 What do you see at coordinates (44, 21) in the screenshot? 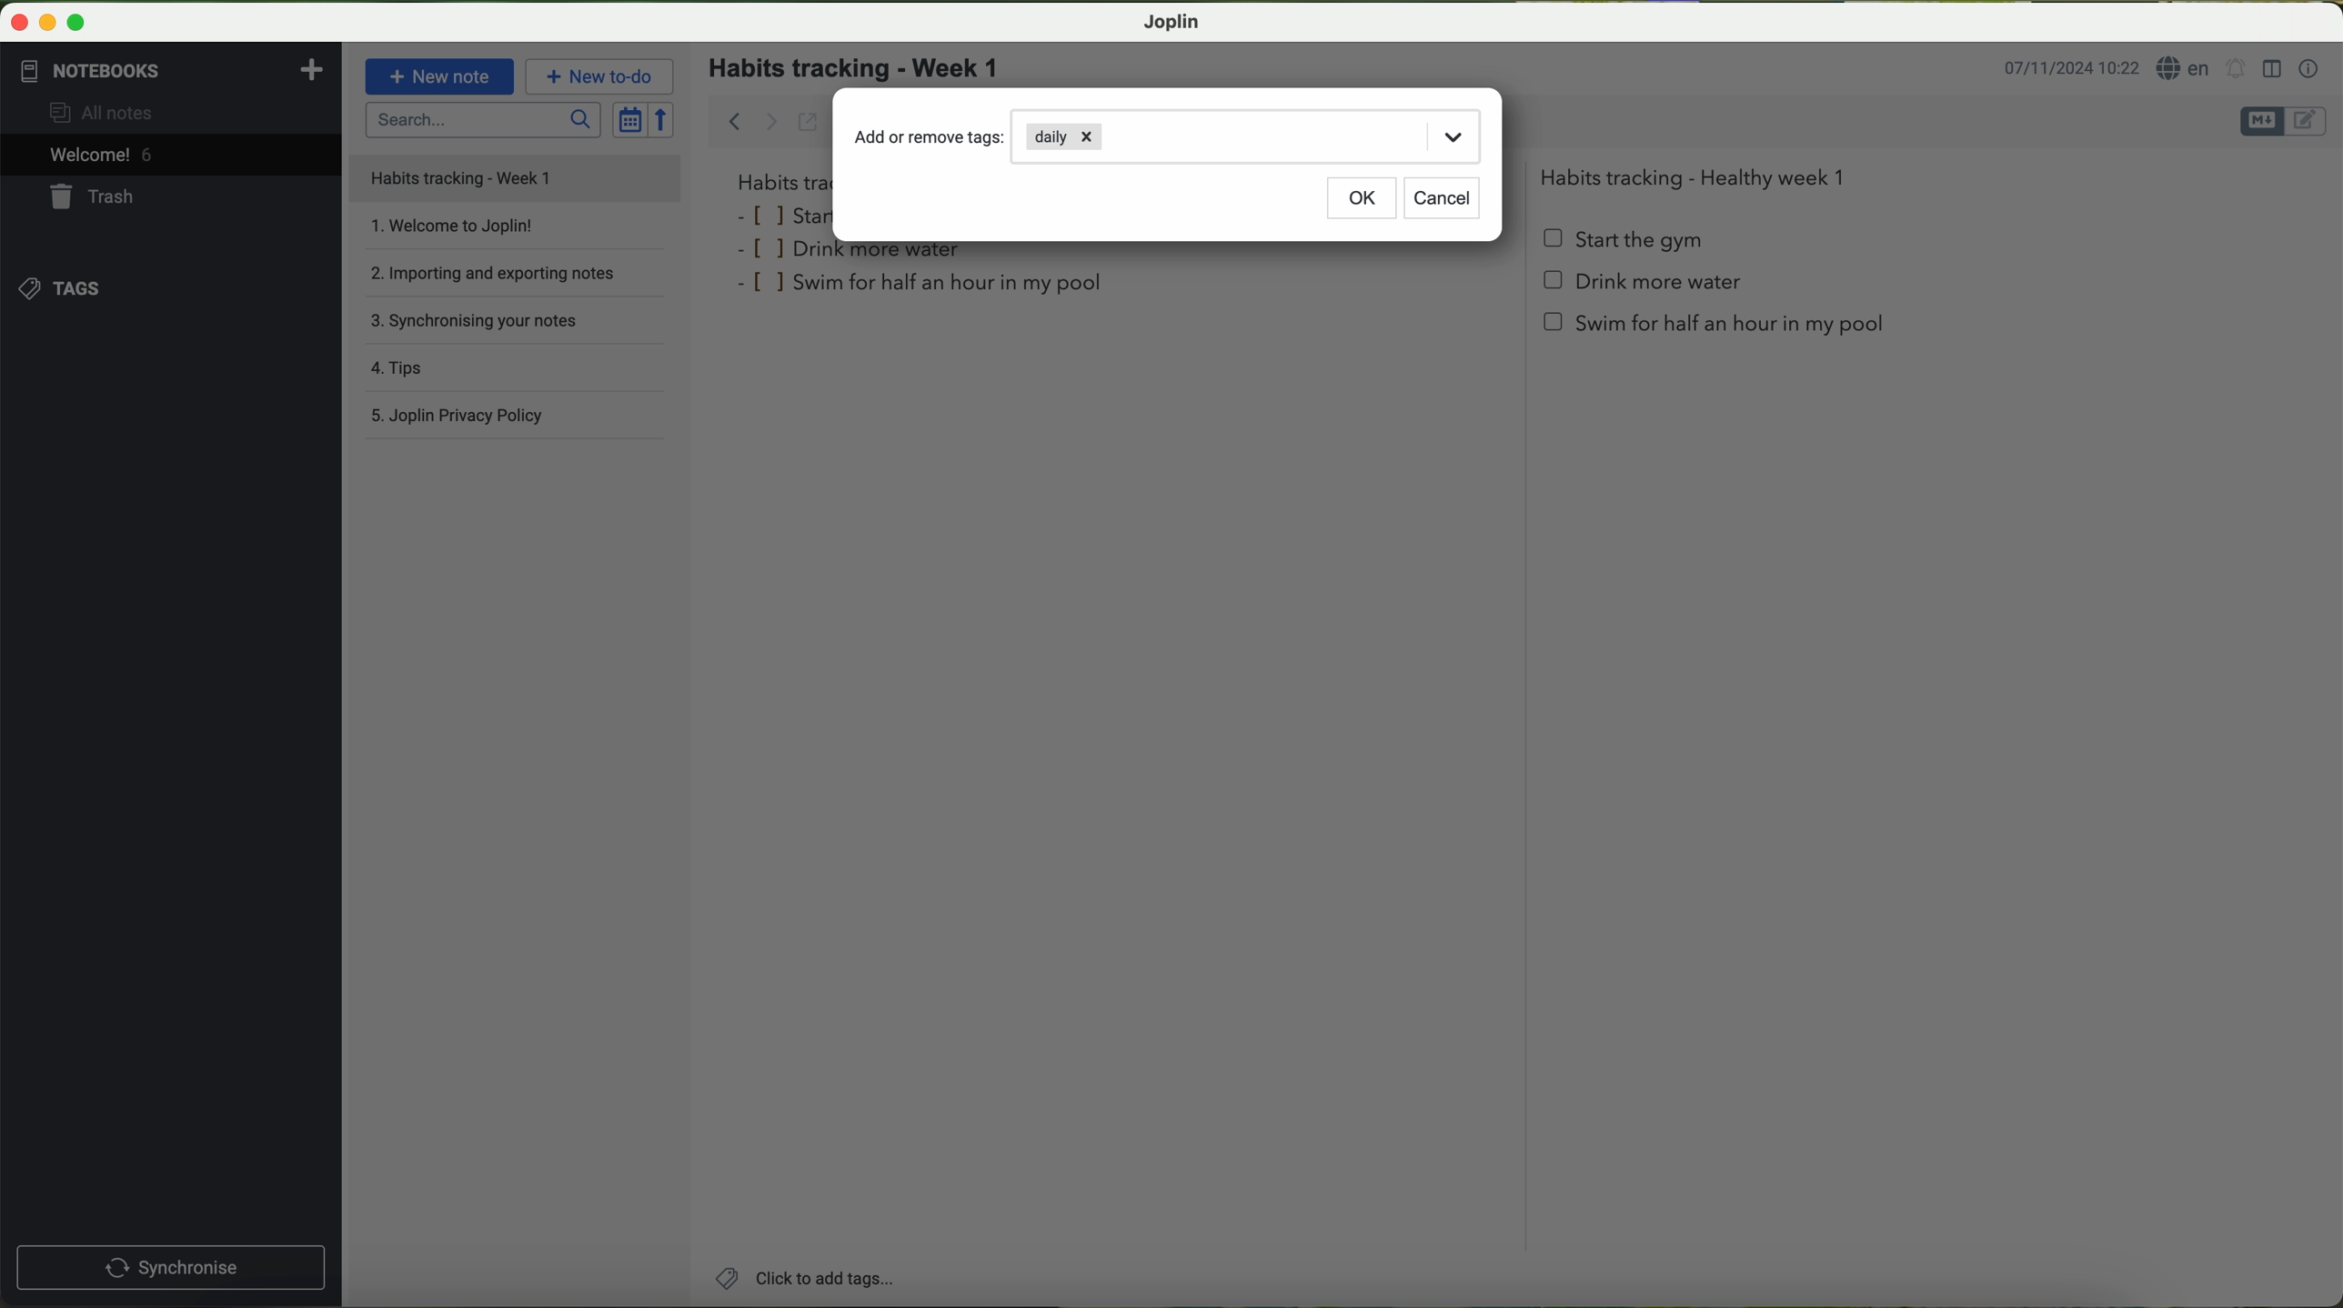
I see `minimize` at bounding box center [44, 21].